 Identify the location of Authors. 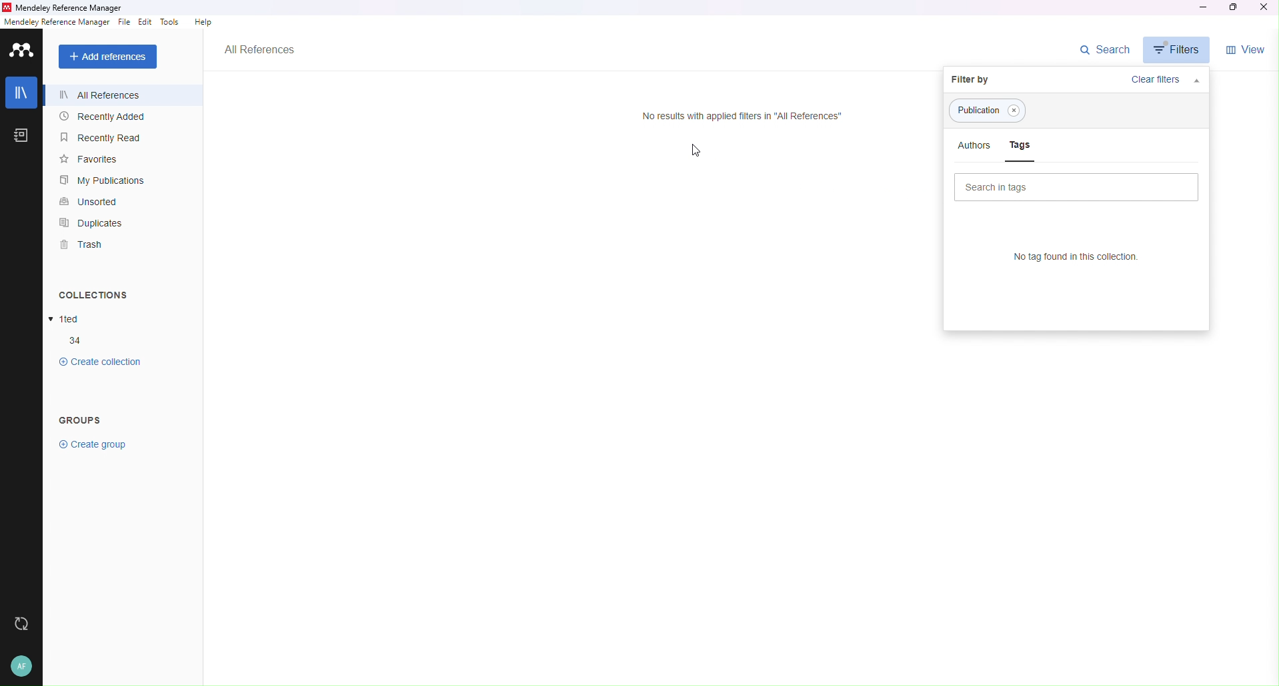
(978, 111).